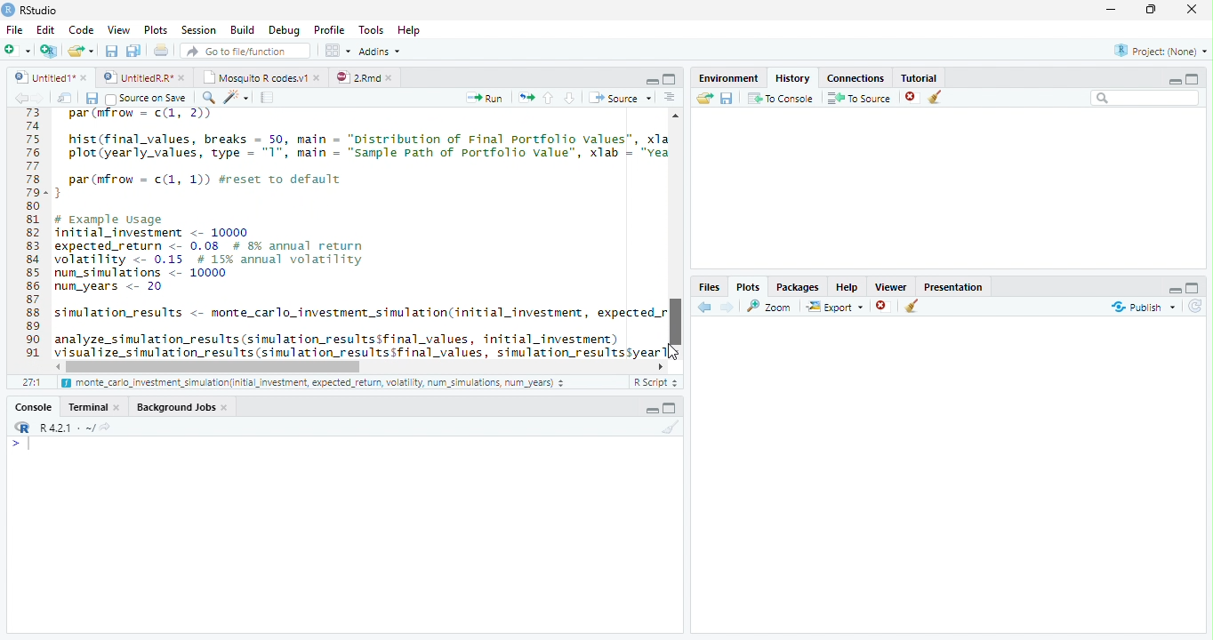  What do you see at coordinates (344, 534) in the screenshot?
I see `Console` at bounding box center [344, 534].